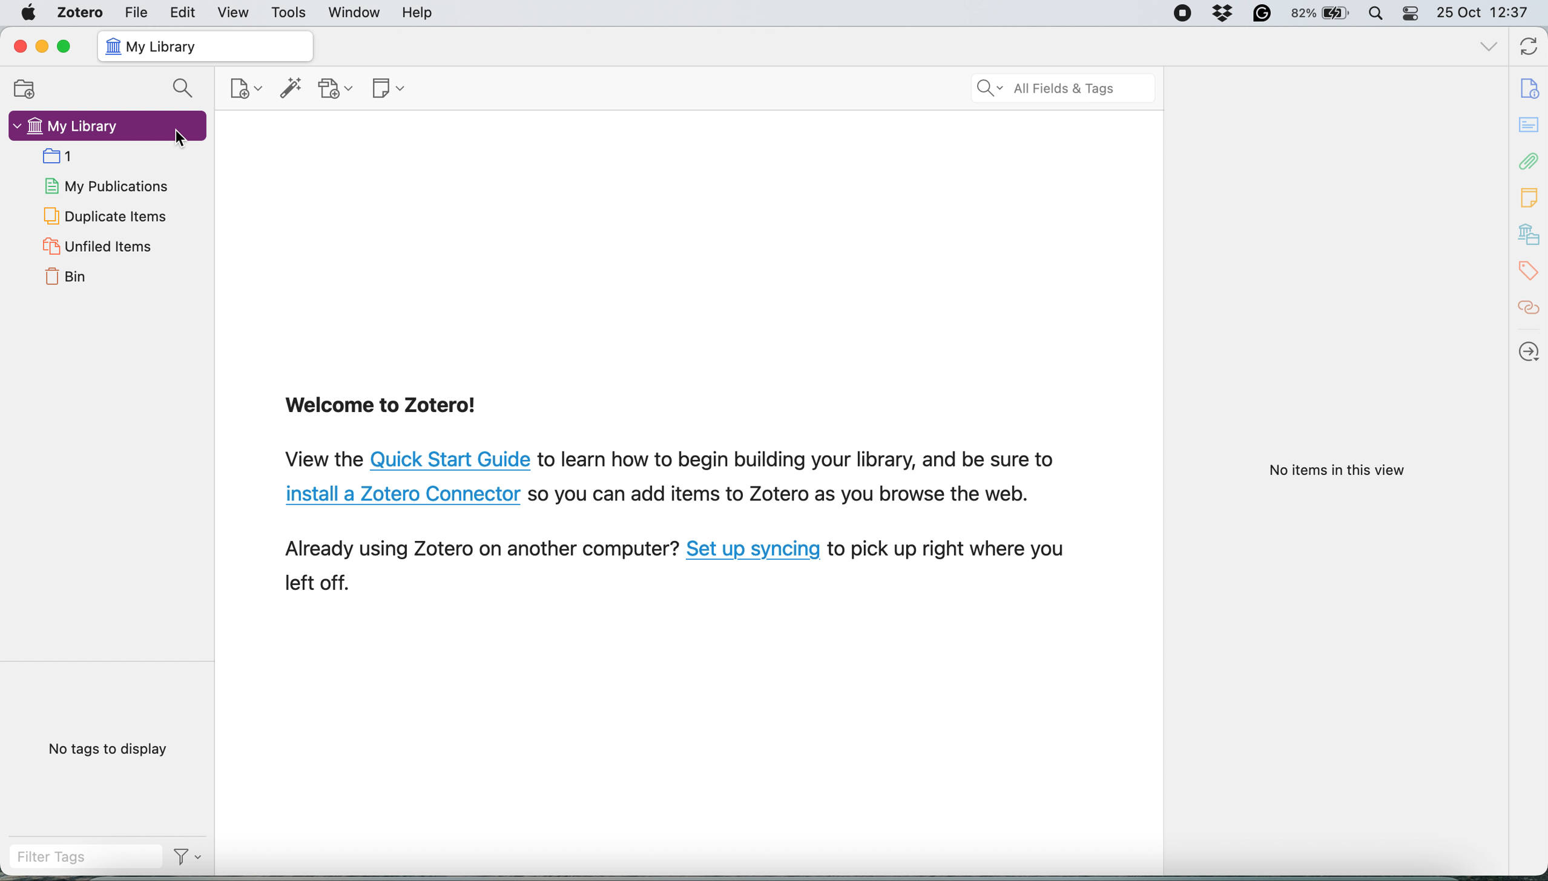 This screenshot has height=881, width=1548. Describe the element at coordinates (1532, 89) in the screenshot. I see `info` at that location.